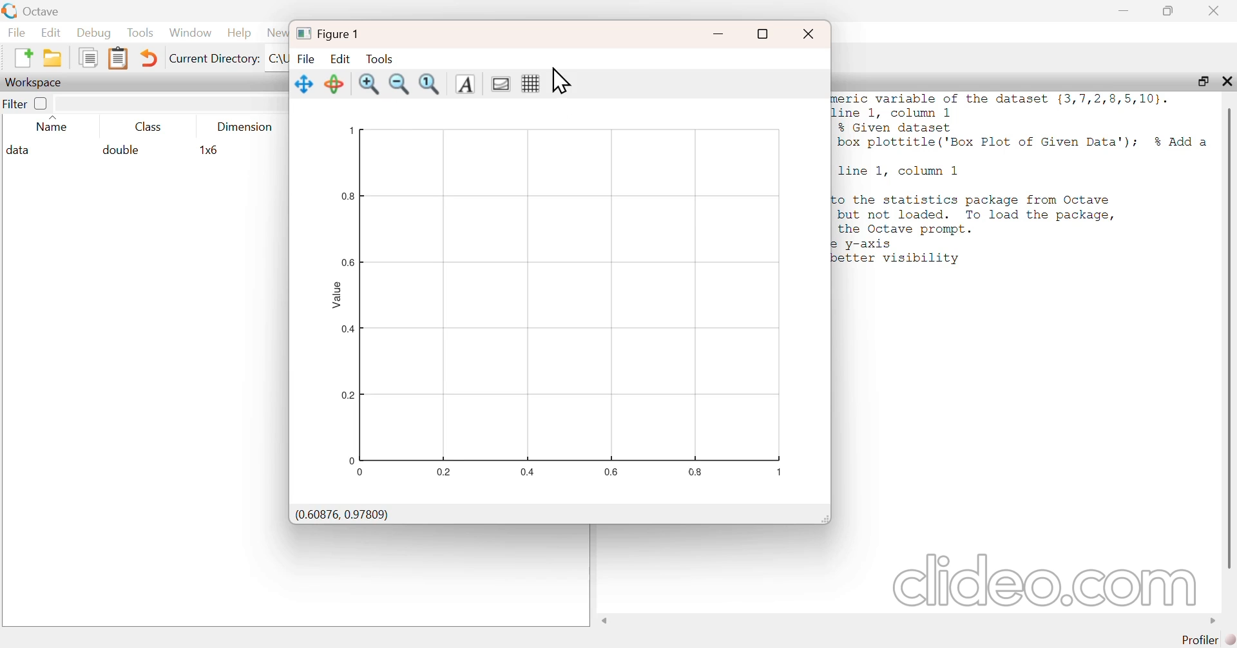  Describe the element at coordinates (465, 84) in the screenshot. I see `text tool` at that location.